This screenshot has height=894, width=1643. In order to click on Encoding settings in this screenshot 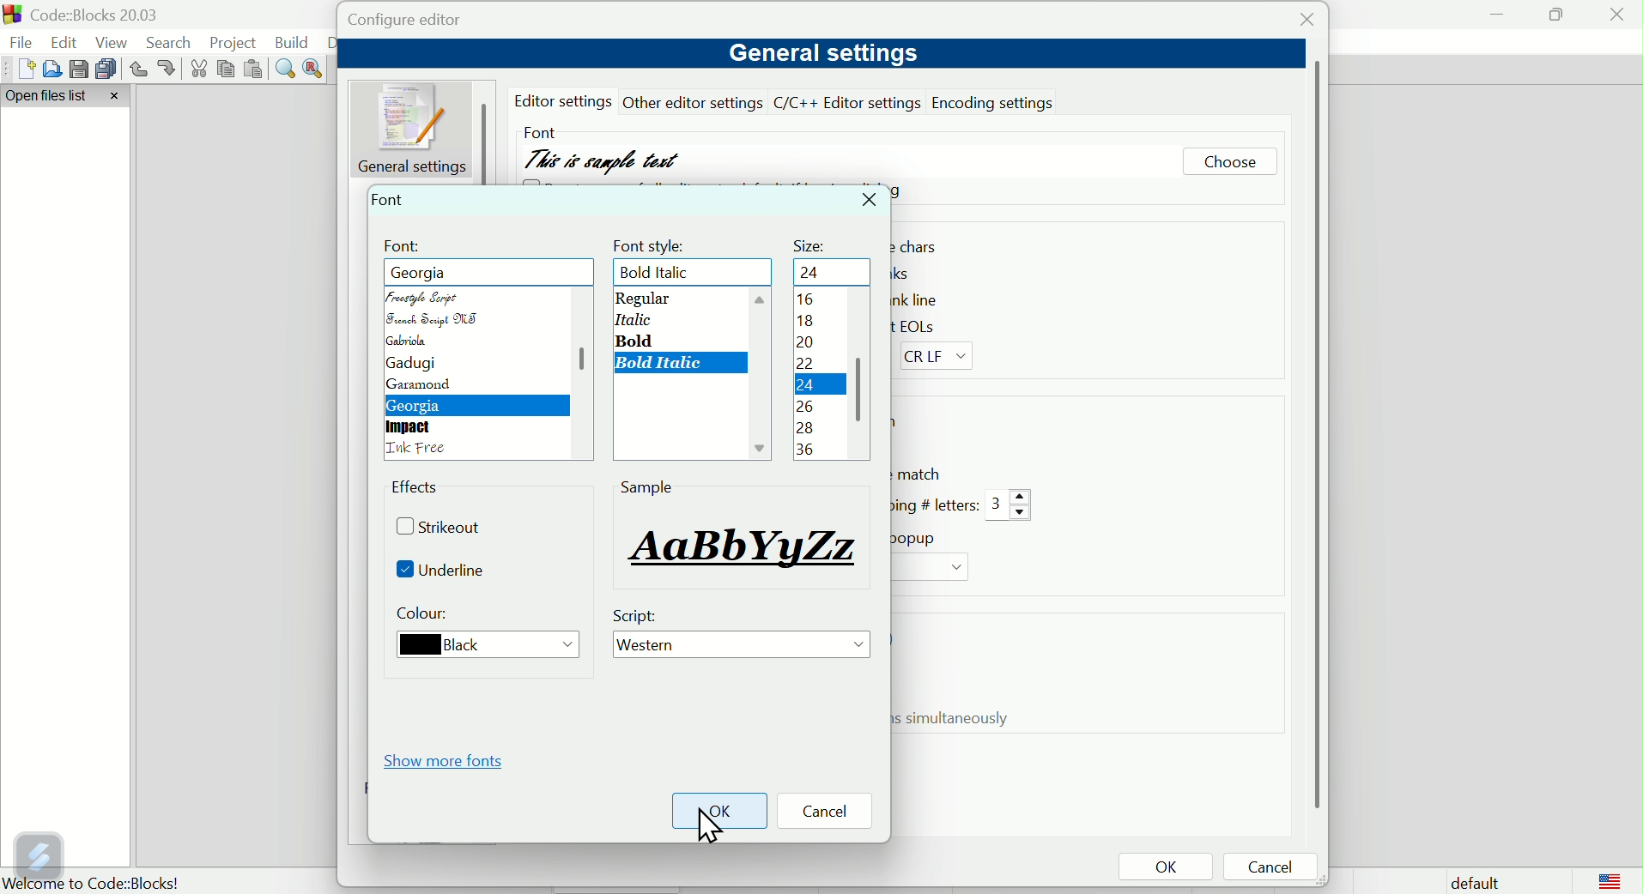, I will do `click(997, 101)`.